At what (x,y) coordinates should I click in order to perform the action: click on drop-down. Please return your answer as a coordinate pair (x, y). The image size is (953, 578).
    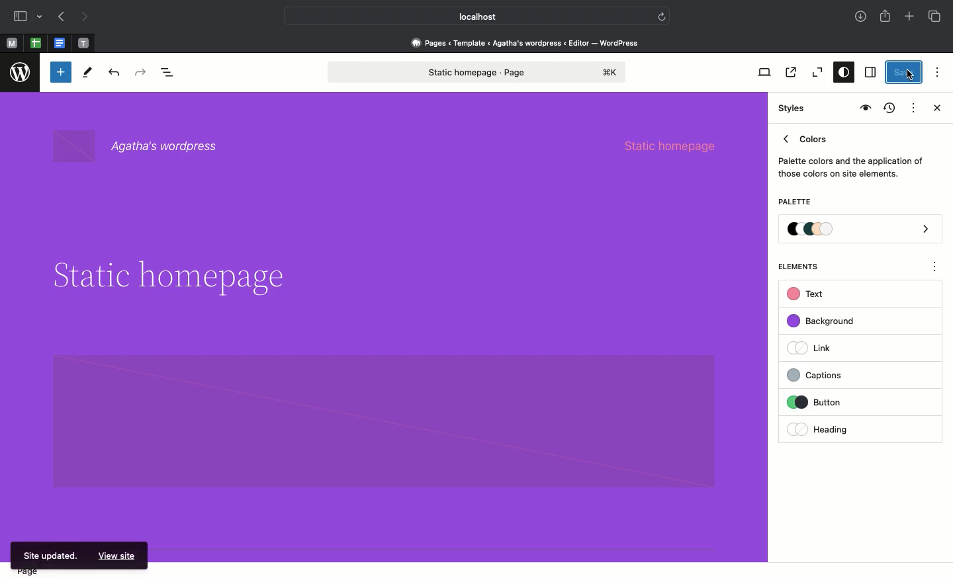
    Looking at the image, I should click on (42, 17).